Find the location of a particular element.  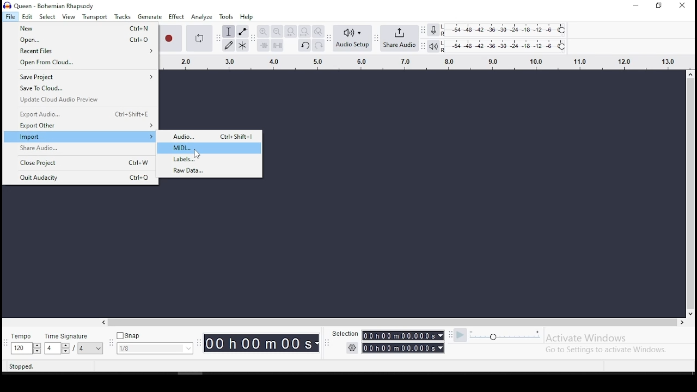

file is located at coordinates (10, 16).